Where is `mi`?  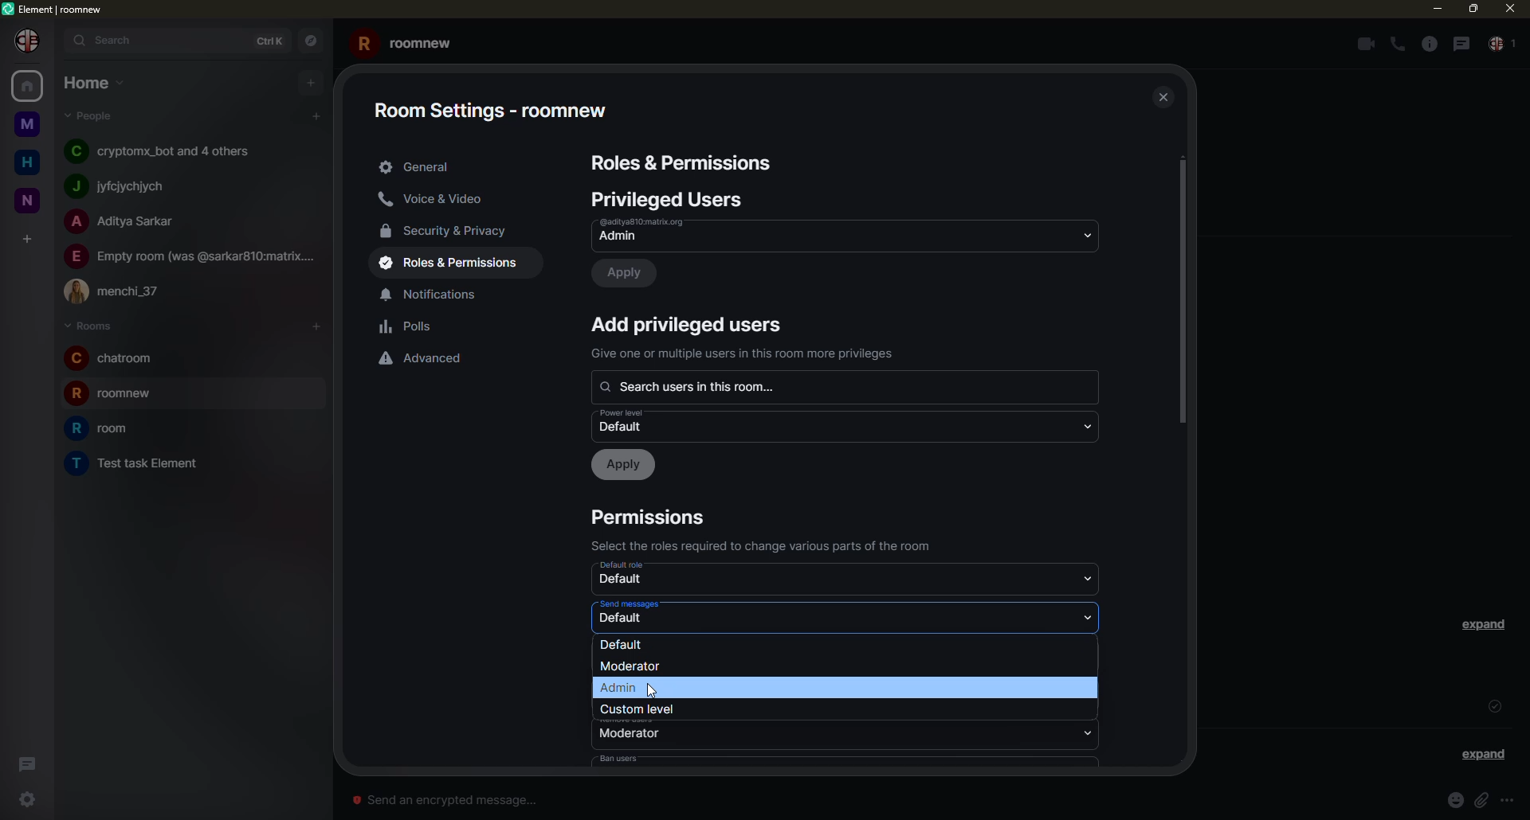
mi is located at coordinates (1437, 10).